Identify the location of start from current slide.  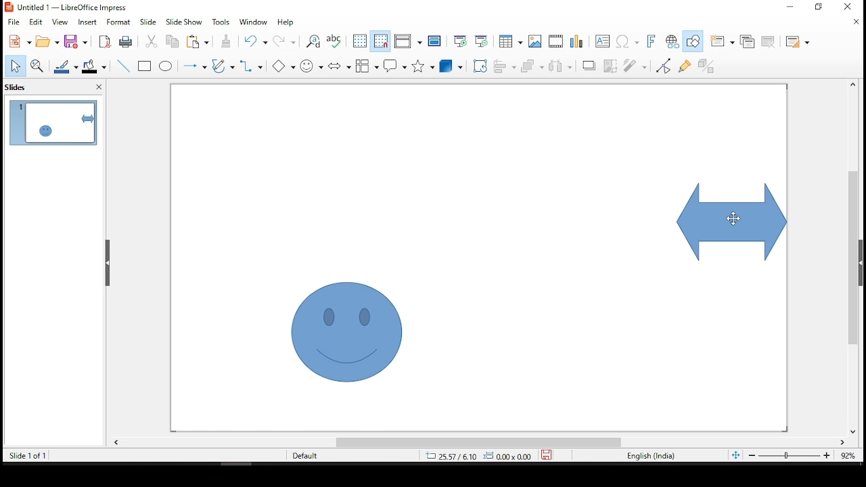
(481, 40).